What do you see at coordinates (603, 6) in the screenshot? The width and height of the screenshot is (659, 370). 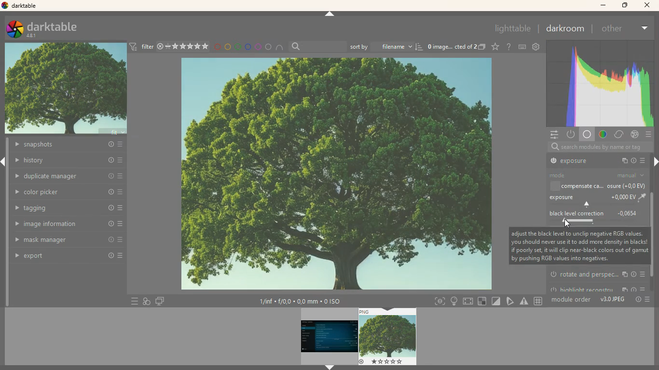 I see `minimize` at bounding box center [603, 6].